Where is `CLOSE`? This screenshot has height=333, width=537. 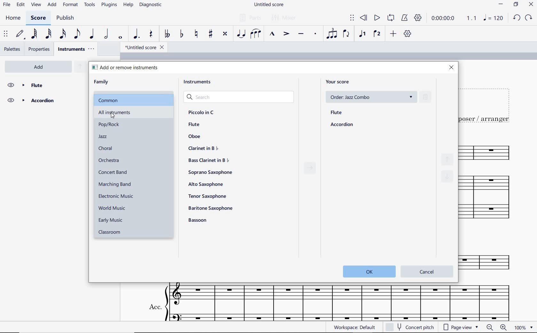 CLOSE is located at coordinates (531, 4).